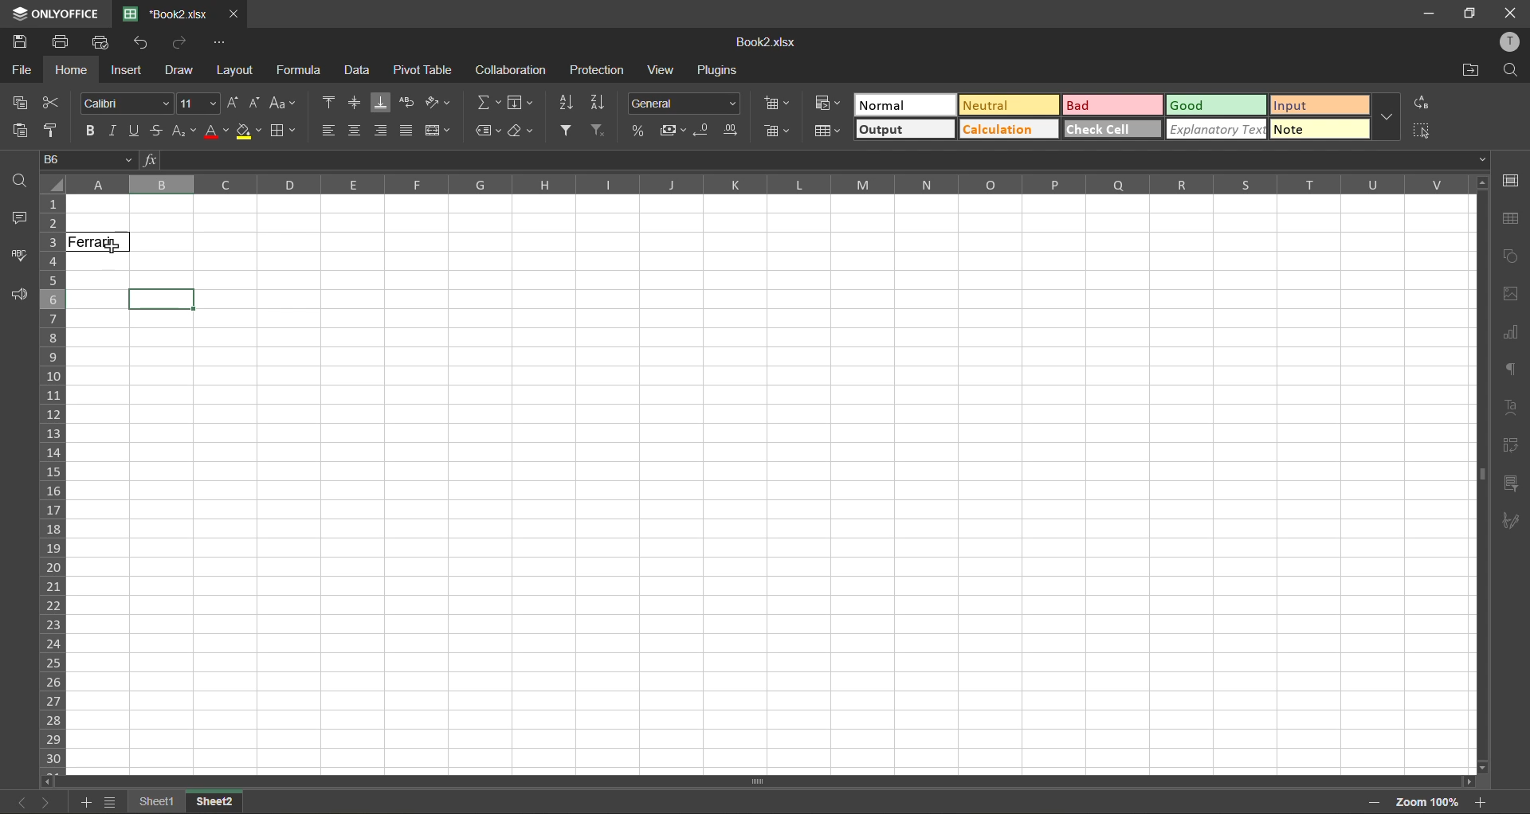 This screenshot has width=1530, height=814. I want to click on number format, so click(683, 102).